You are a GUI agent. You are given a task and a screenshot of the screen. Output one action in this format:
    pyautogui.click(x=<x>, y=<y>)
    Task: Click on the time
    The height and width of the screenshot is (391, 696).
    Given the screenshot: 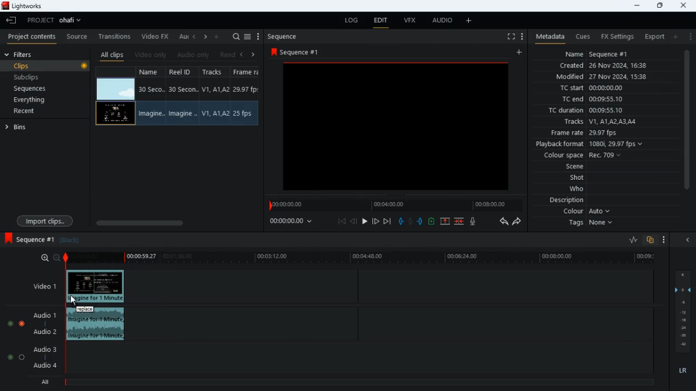 What is the action you would take?
    pyautogui.click(x=360, y=258)
    